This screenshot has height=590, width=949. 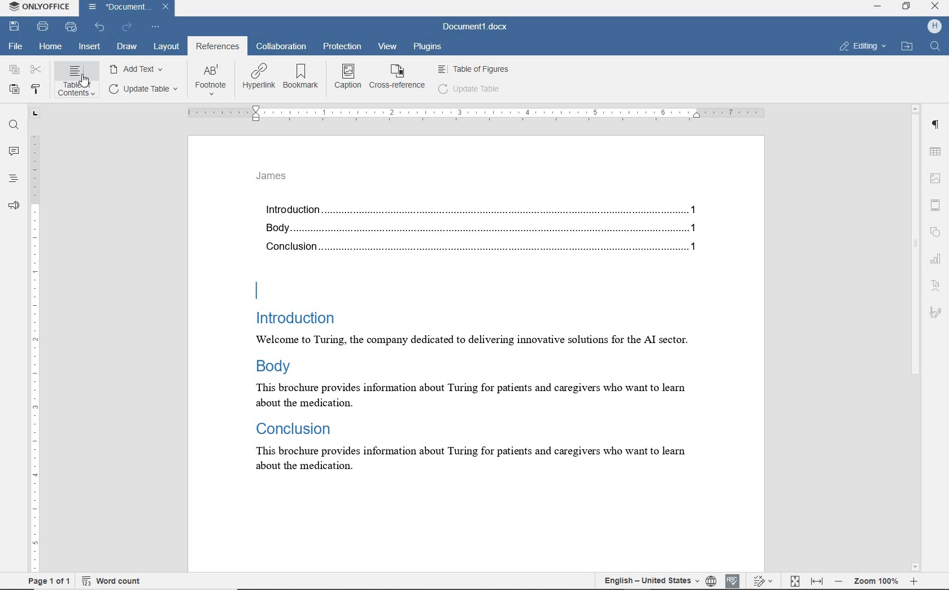 What do you see at coordinates (13, 151) in the screenshot?
I see `comments` at bounding box center [13, 151].